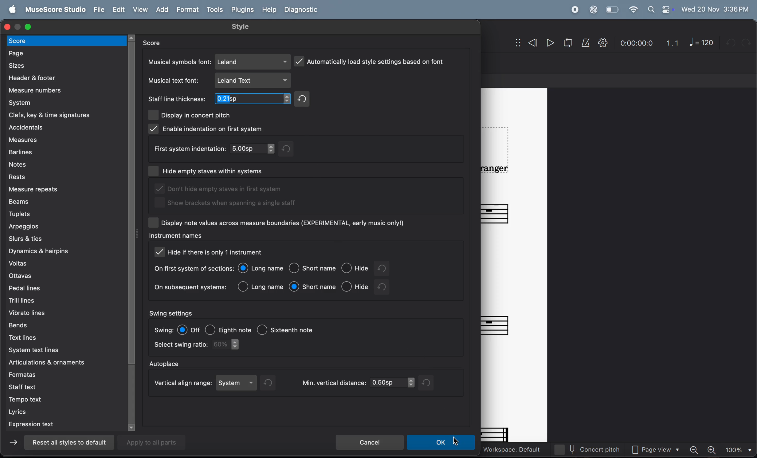  Describe the element at coordinates (738, 450) in the screenshot. I see `zoom percentage` at that location.